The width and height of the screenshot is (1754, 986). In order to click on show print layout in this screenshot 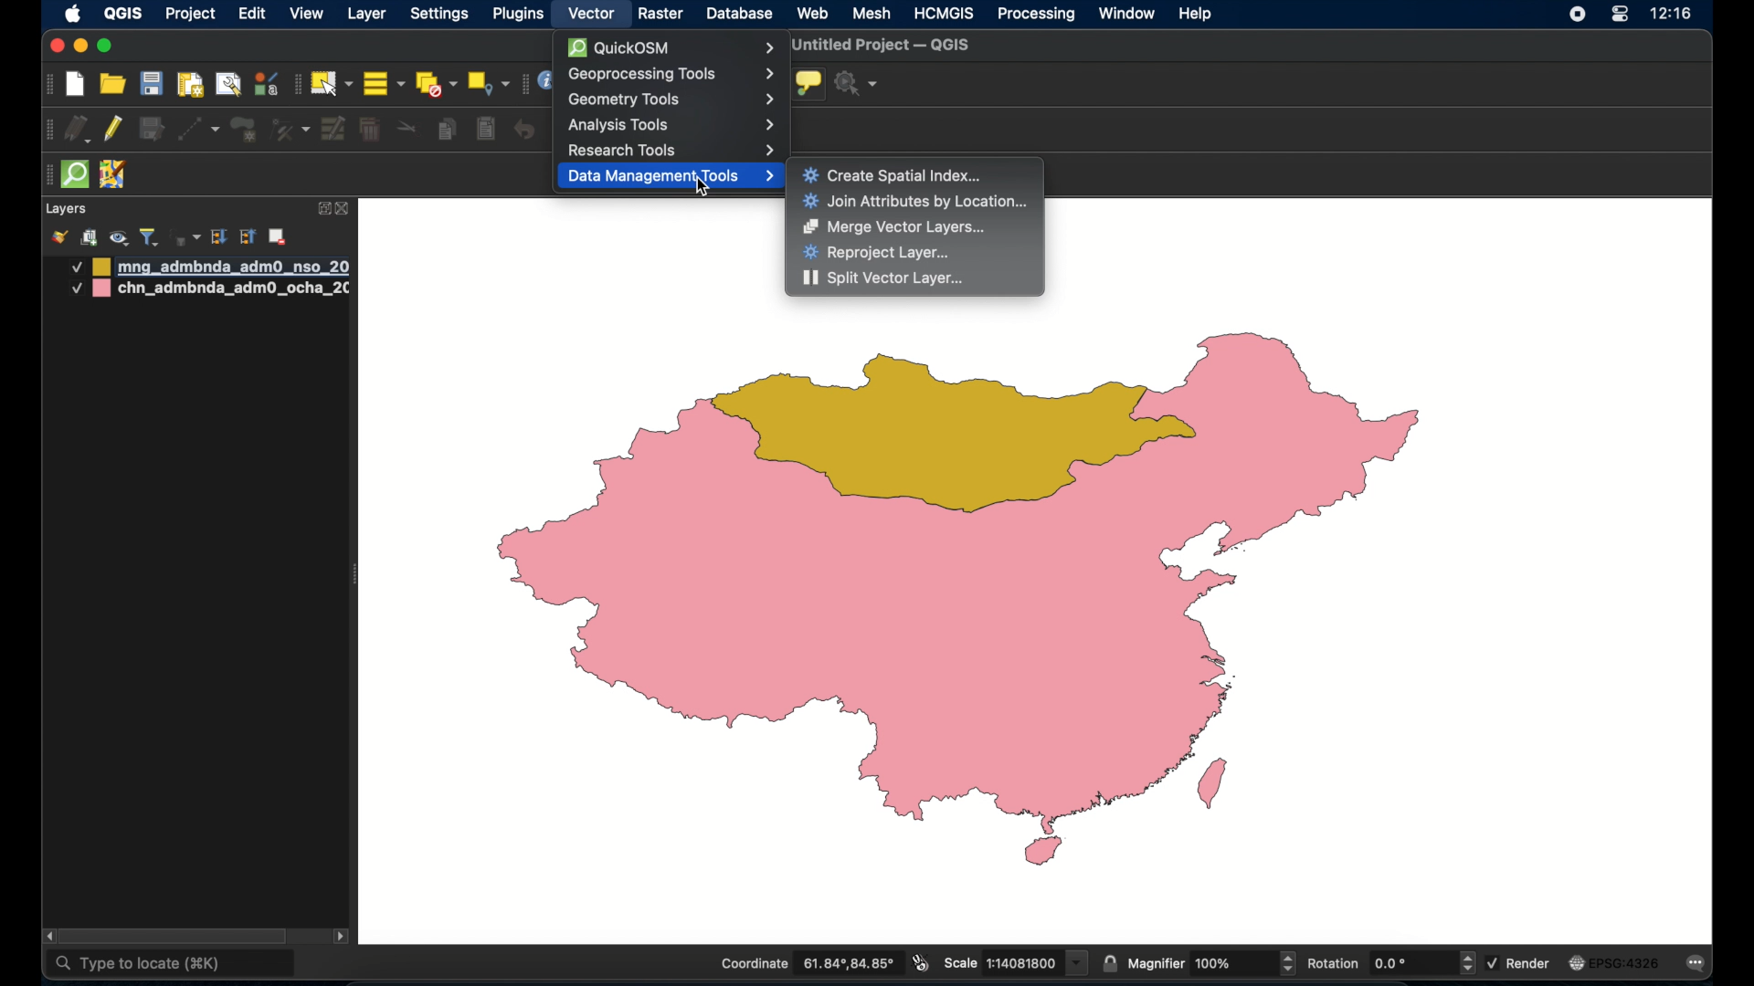, I will do `click(188, 84)`.